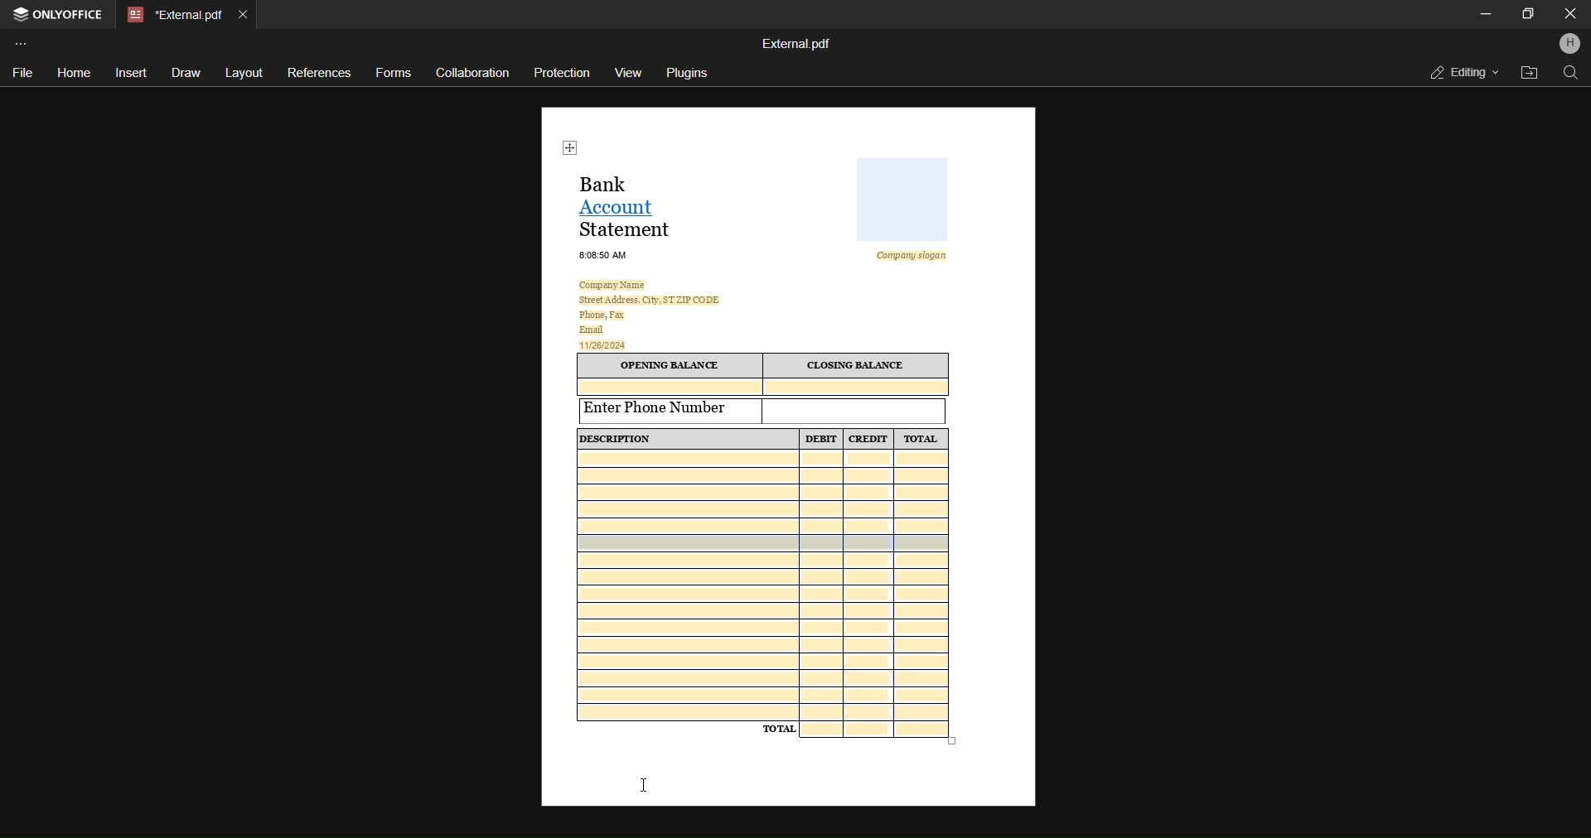  What do you see at coordinates (248, 12) in the screenshot?
I see `close current open tab` at bounding box center [248, 12].